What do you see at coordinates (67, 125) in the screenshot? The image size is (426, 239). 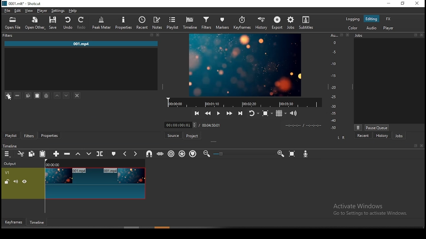 I see `view as details` at bounding box center [67, 125].